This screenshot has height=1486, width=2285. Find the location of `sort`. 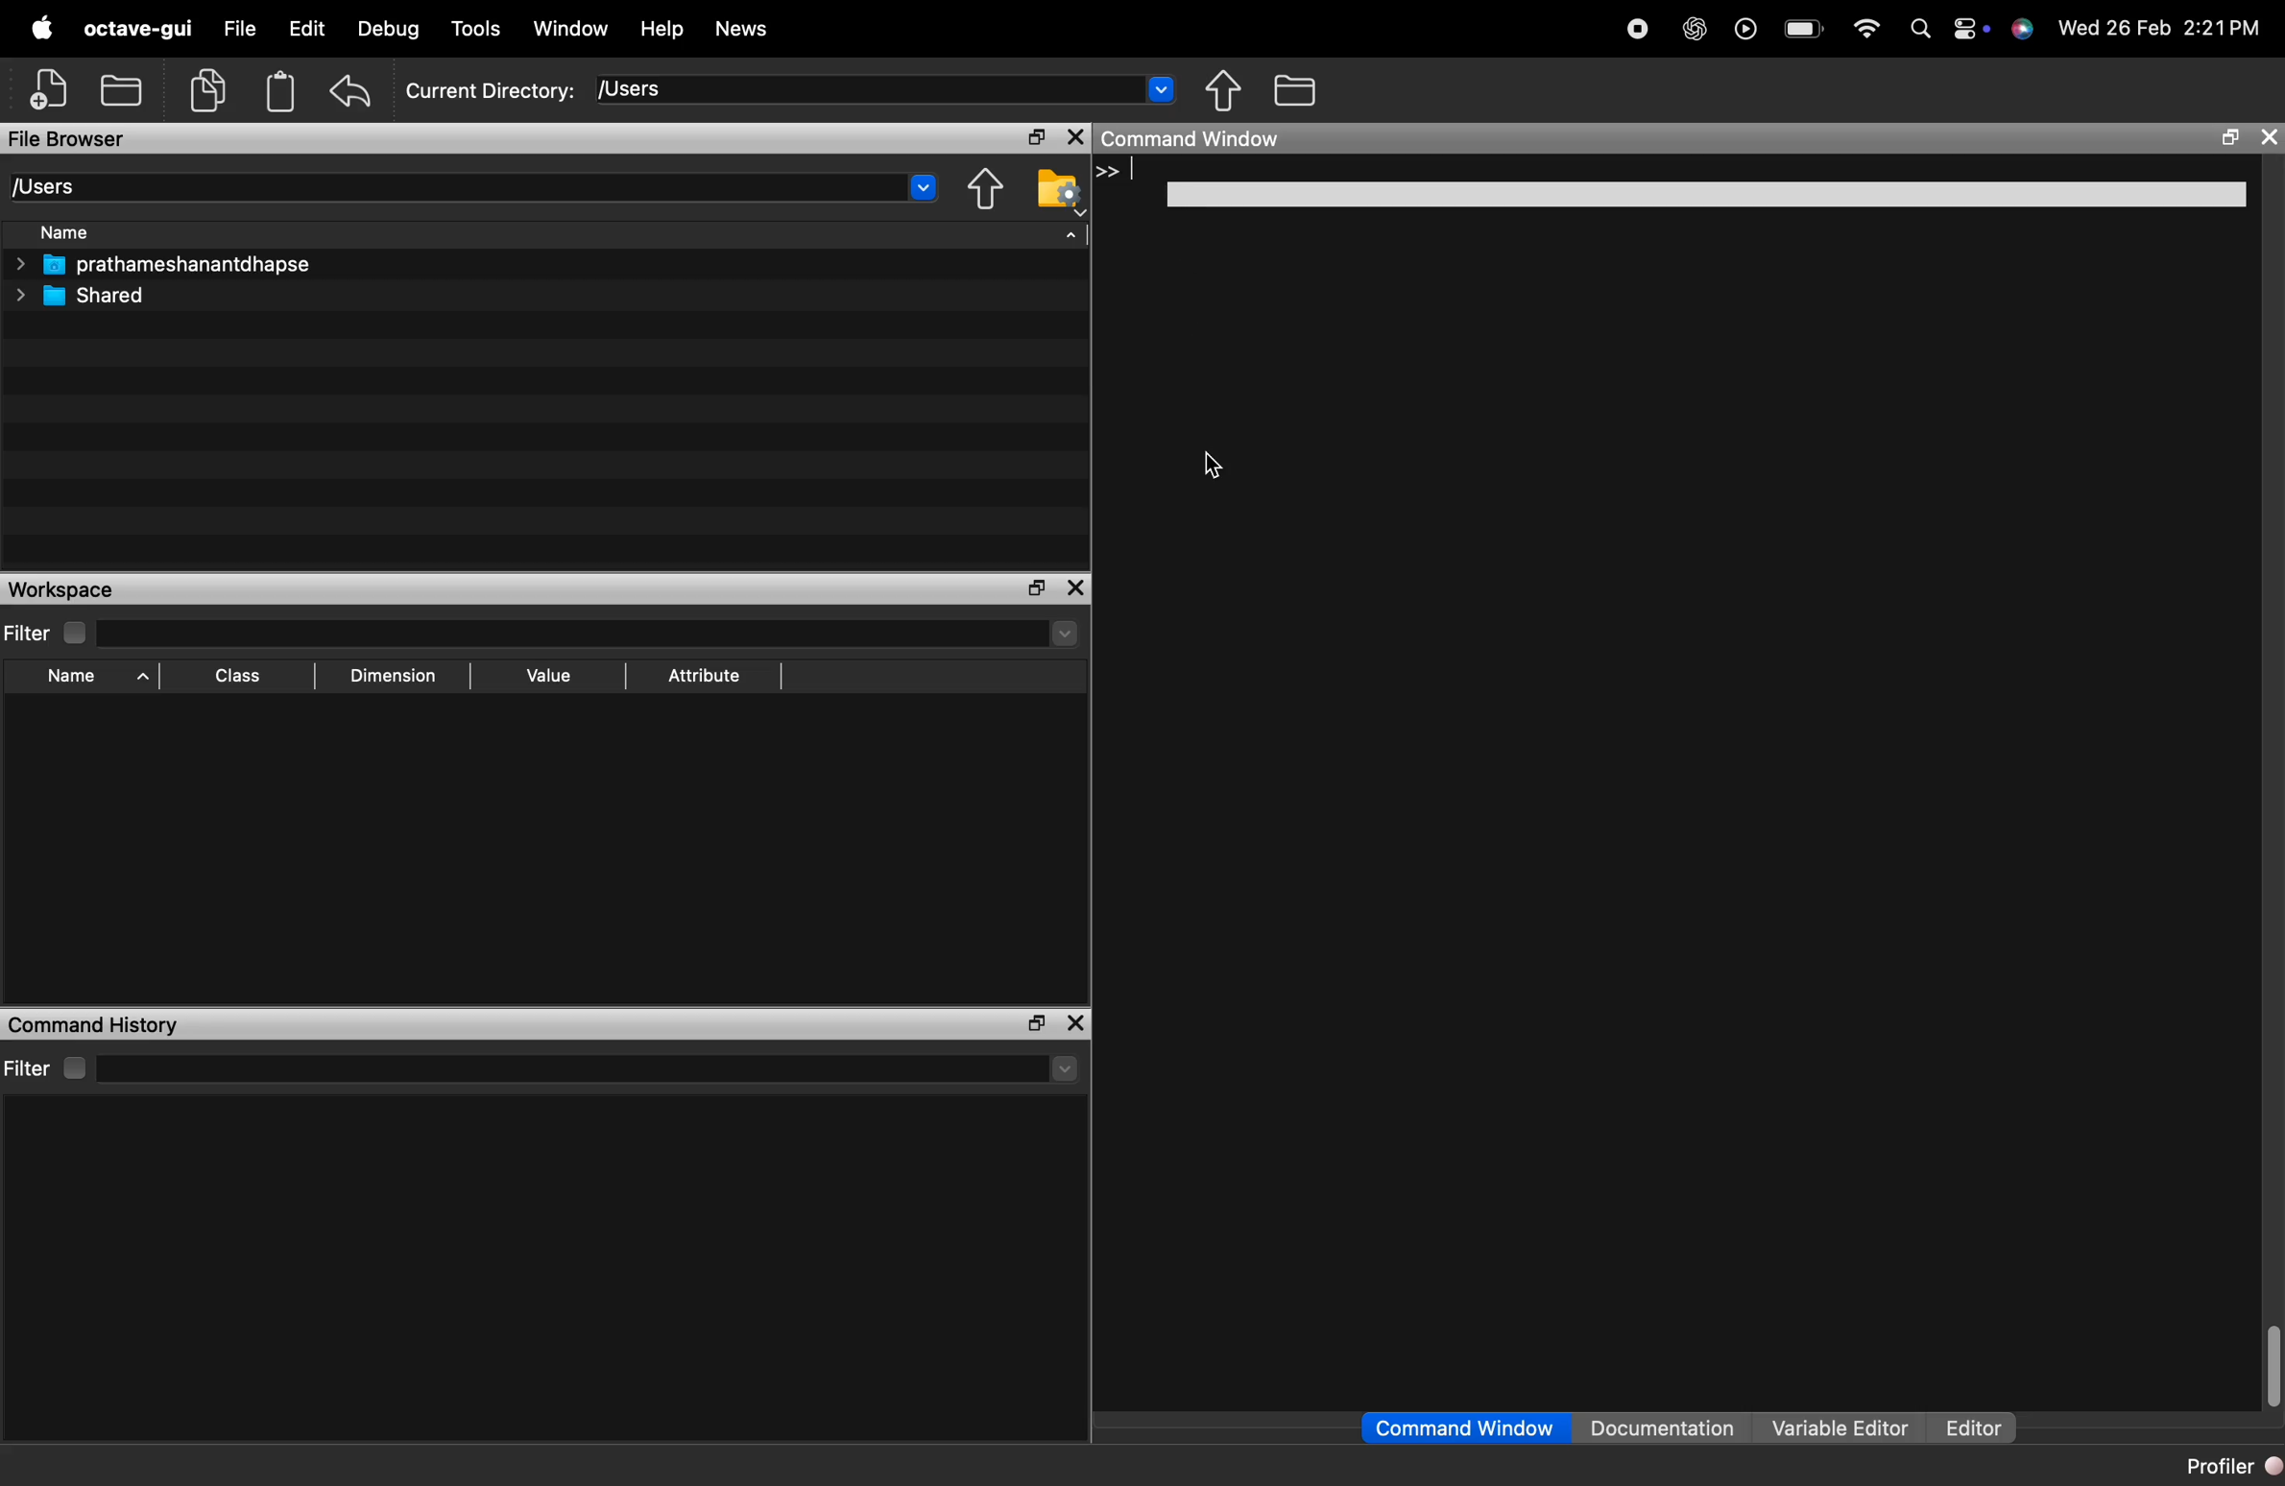

sort is located at coordinates (145, 676).